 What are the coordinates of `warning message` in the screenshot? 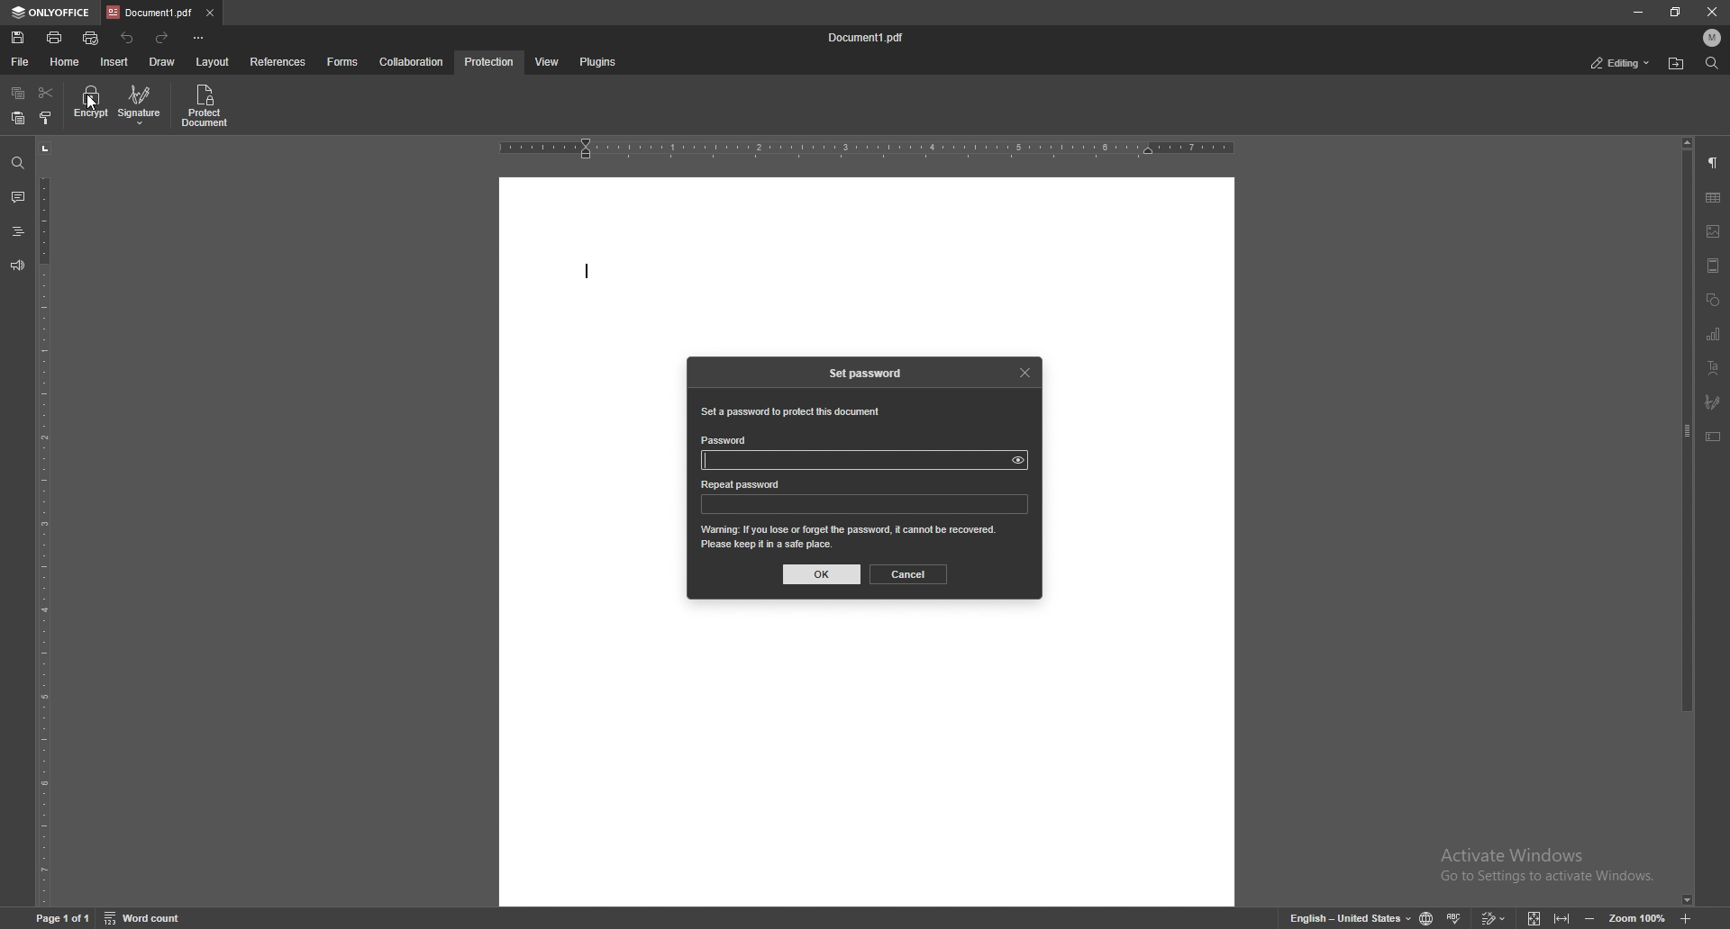 It's located at (850, 537).